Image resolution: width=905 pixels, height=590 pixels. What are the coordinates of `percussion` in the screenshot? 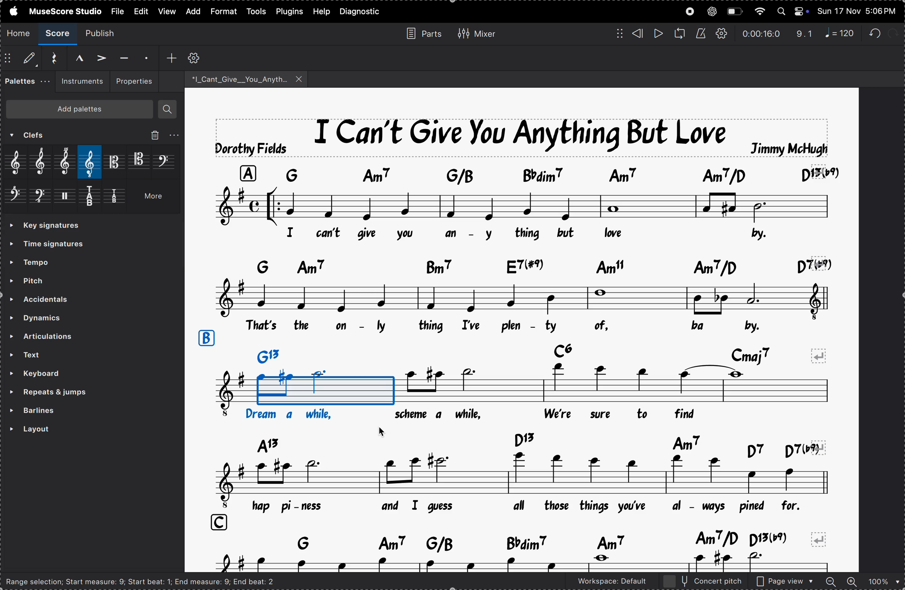 It's located at (68, 199).